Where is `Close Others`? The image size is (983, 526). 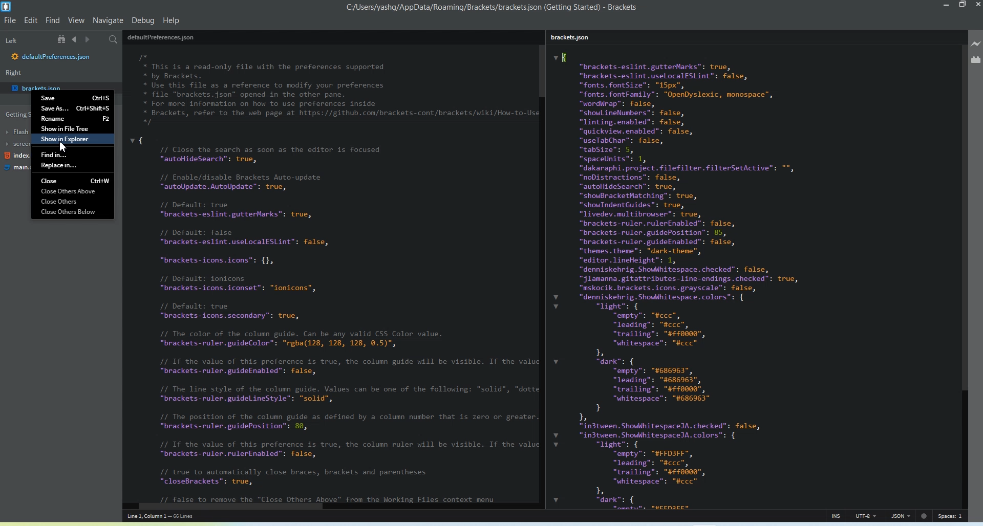 Close Others is located at coordinates (73, 201).